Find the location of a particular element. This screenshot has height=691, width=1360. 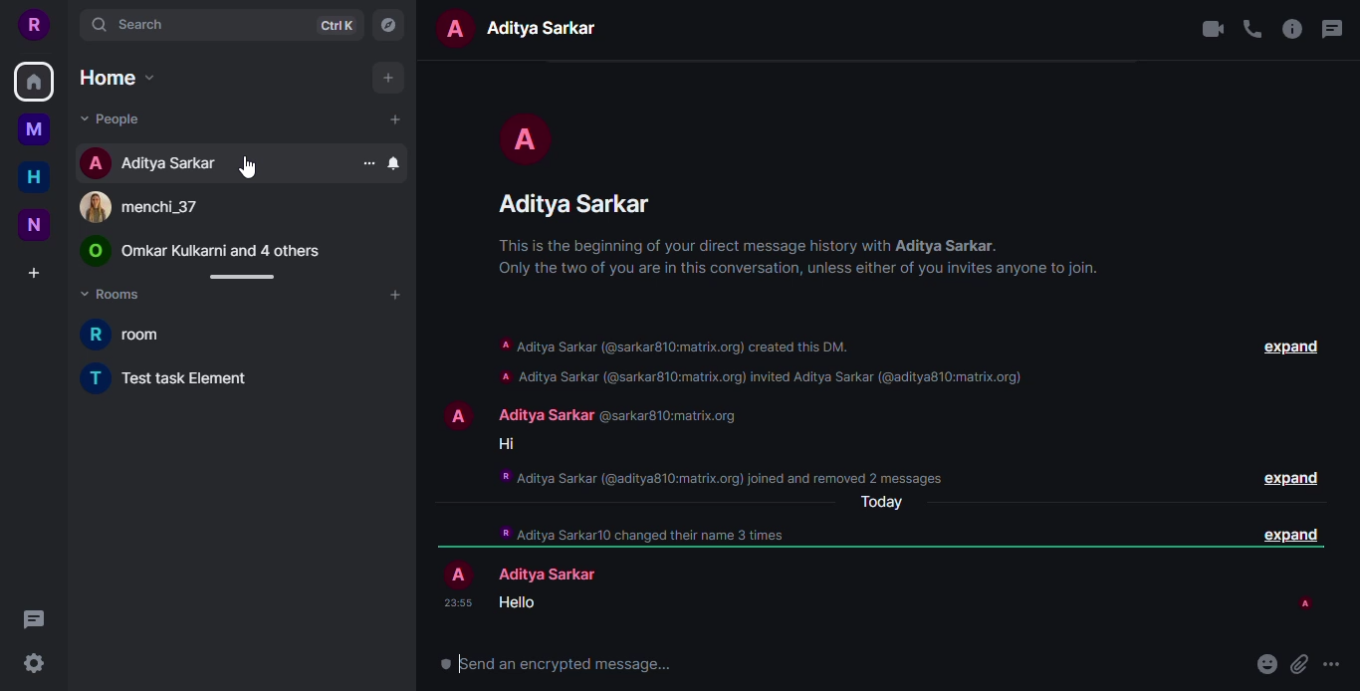

profile pic is located at coordinates (450, 24).